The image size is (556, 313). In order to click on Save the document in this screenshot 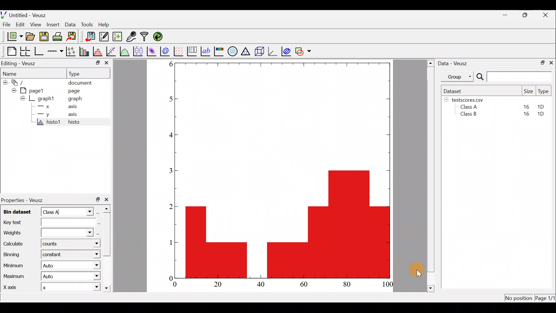, I will do `click(44, 36)`.